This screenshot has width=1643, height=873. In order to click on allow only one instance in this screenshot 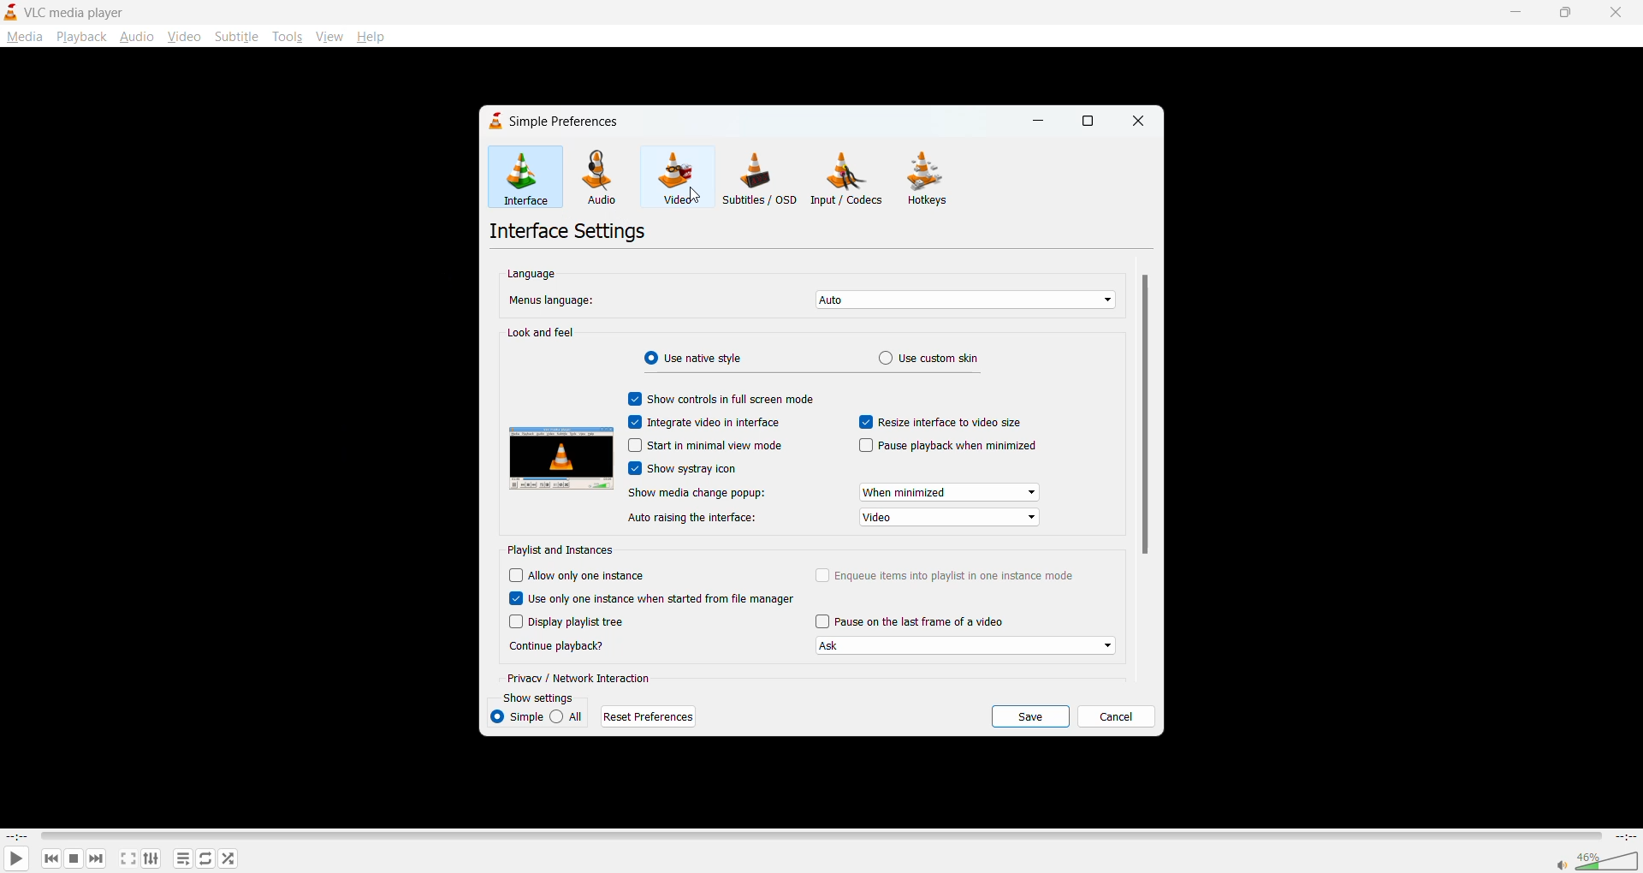, I will do `click(586, 574)`.